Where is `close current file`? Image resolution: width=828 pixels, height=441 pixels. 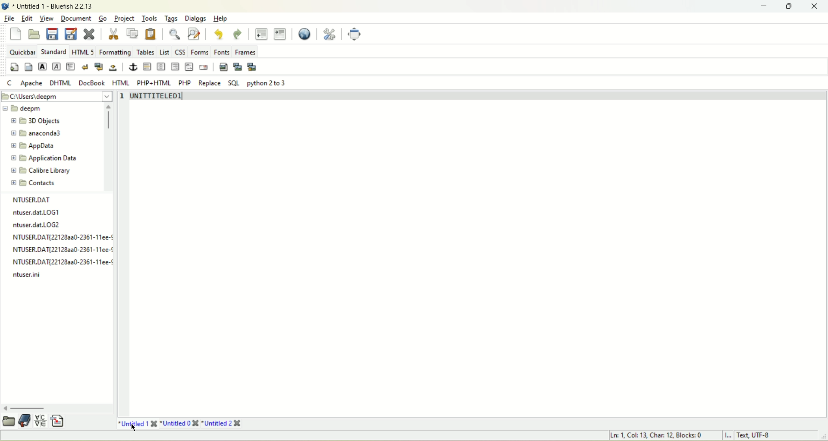
close current file is located at coordinates (88, 35).